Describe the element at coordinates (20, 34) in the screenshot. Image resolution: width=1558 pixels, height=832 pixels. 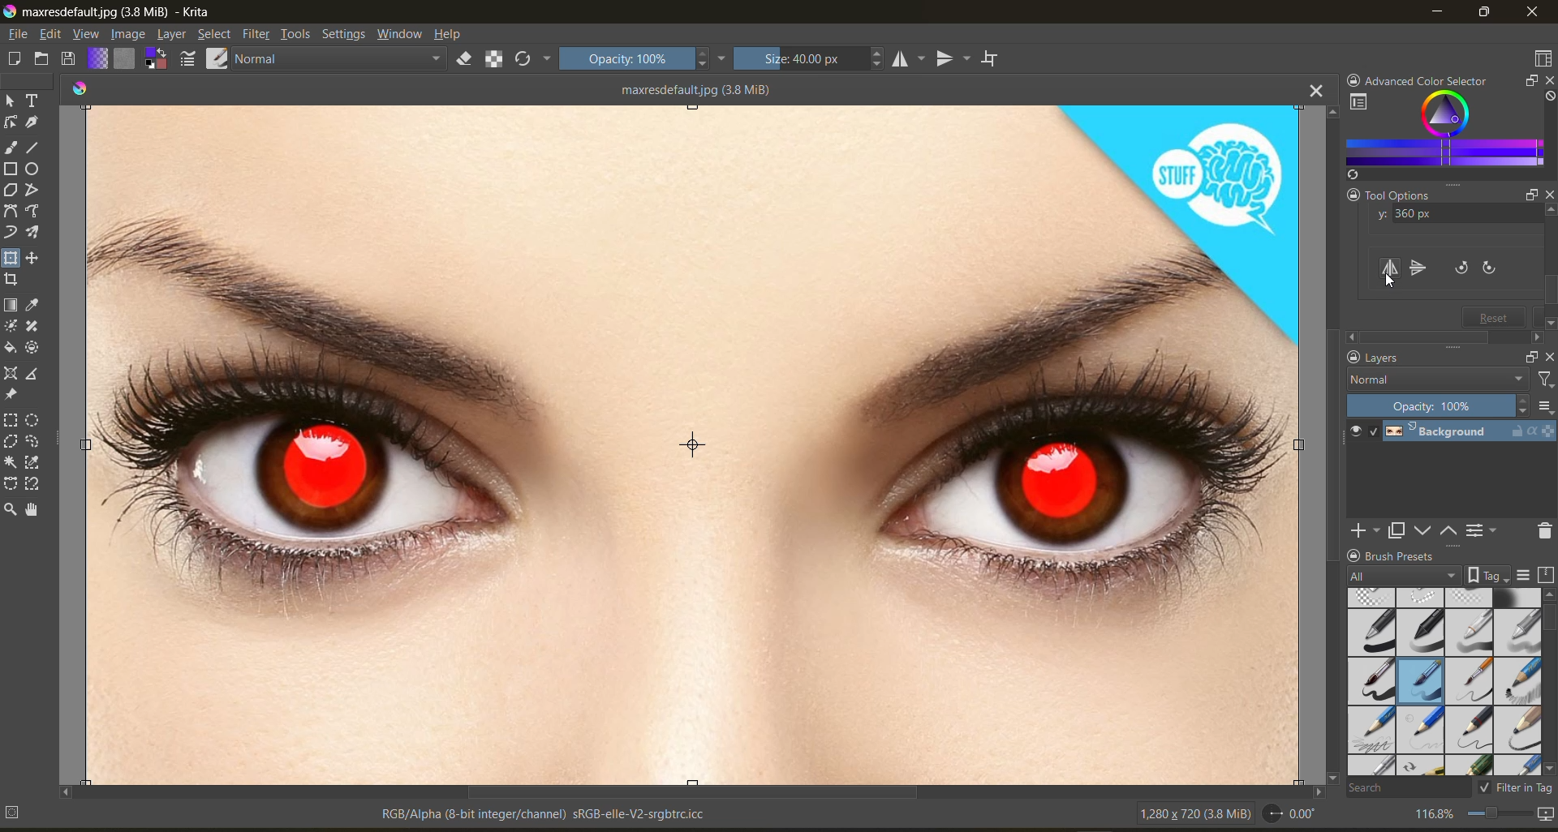
I see `file` at that location.